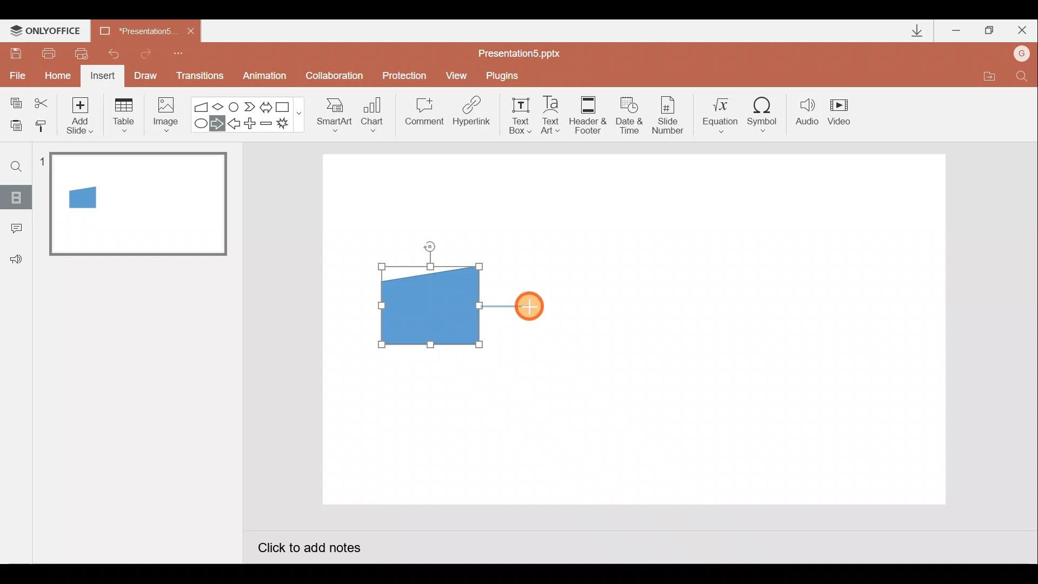 This screenshot has height=584, width=1038. What do you see at coordinates (235, 125) in the screenshot?
I see `Left arrow` at bounding box center [235, 125].